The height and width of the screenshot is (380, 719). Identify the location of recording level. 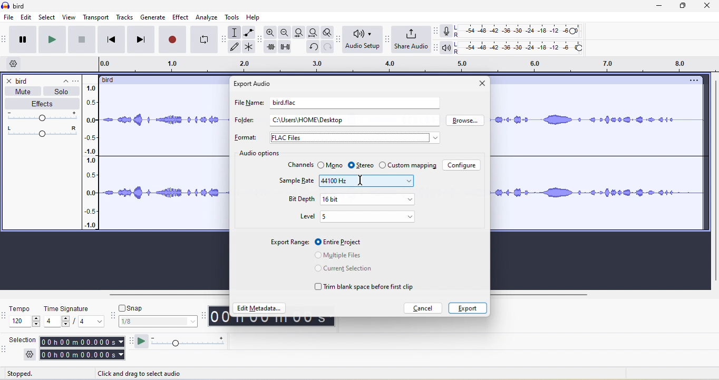
(524, 30).